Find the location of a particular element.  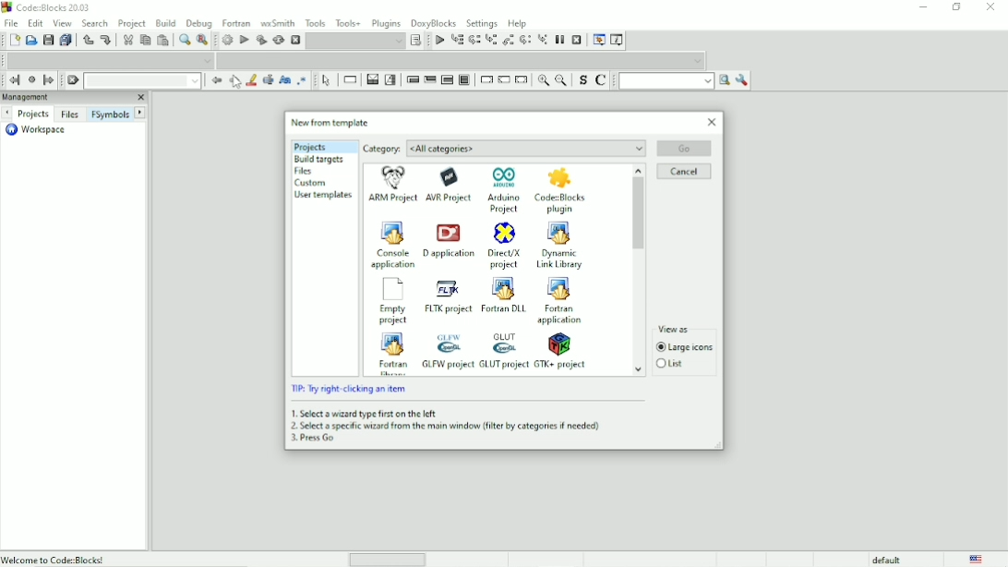

Drop down is located at coordinates (142, 80).